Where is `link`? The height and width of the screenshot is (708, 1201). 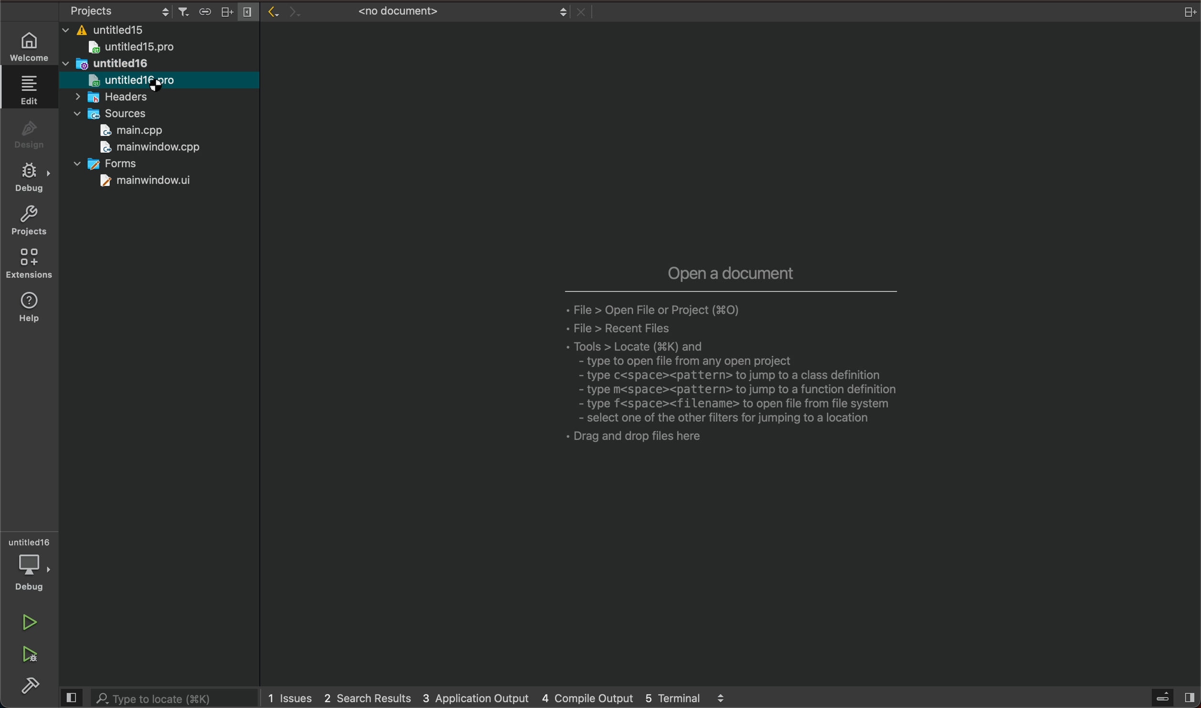 link is located at coordinates (1187, 12).